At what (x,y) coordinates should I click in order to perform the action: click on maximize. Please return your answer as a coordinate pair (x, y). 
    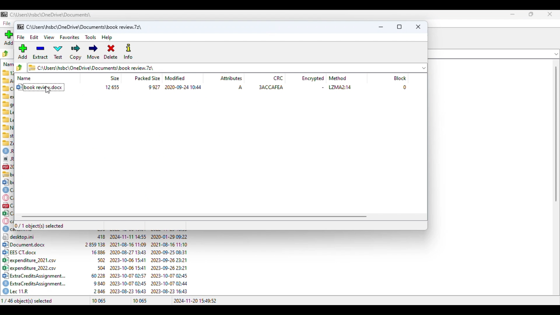
    Looking at the image, I should click on (399, 27).